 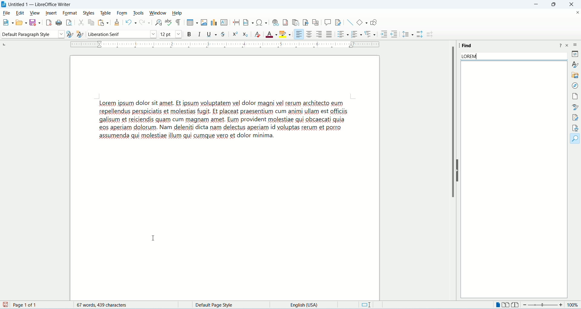 I want to click on logo, so click(x=4, y=5).